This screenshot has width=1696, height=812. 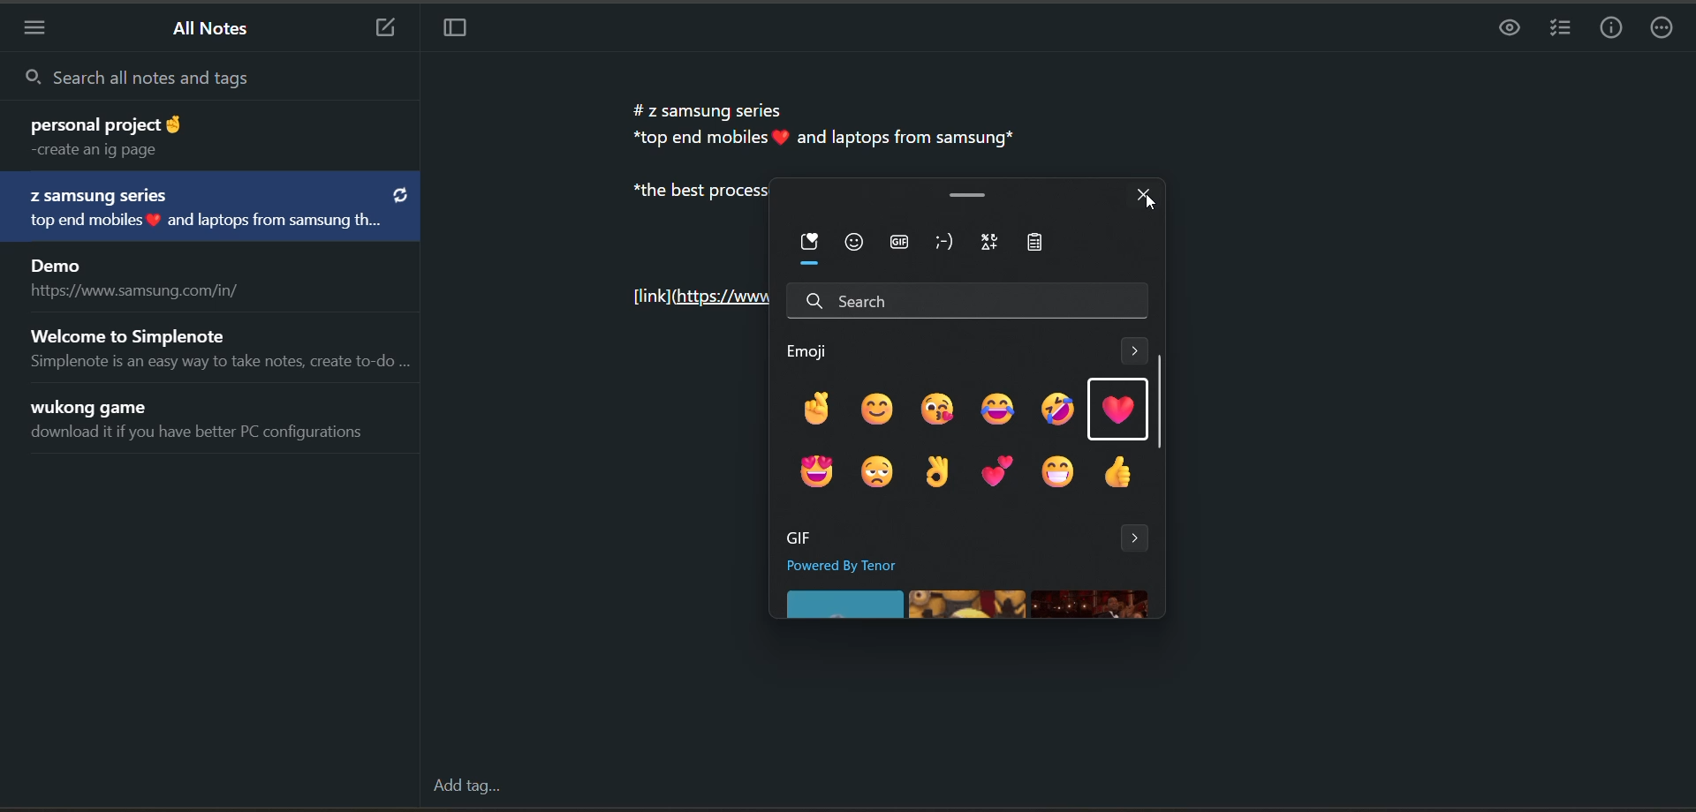 What do you see at coordinates (1138, 538) in the screenshot?
I see `see more` at bounding box center [1138, 538].